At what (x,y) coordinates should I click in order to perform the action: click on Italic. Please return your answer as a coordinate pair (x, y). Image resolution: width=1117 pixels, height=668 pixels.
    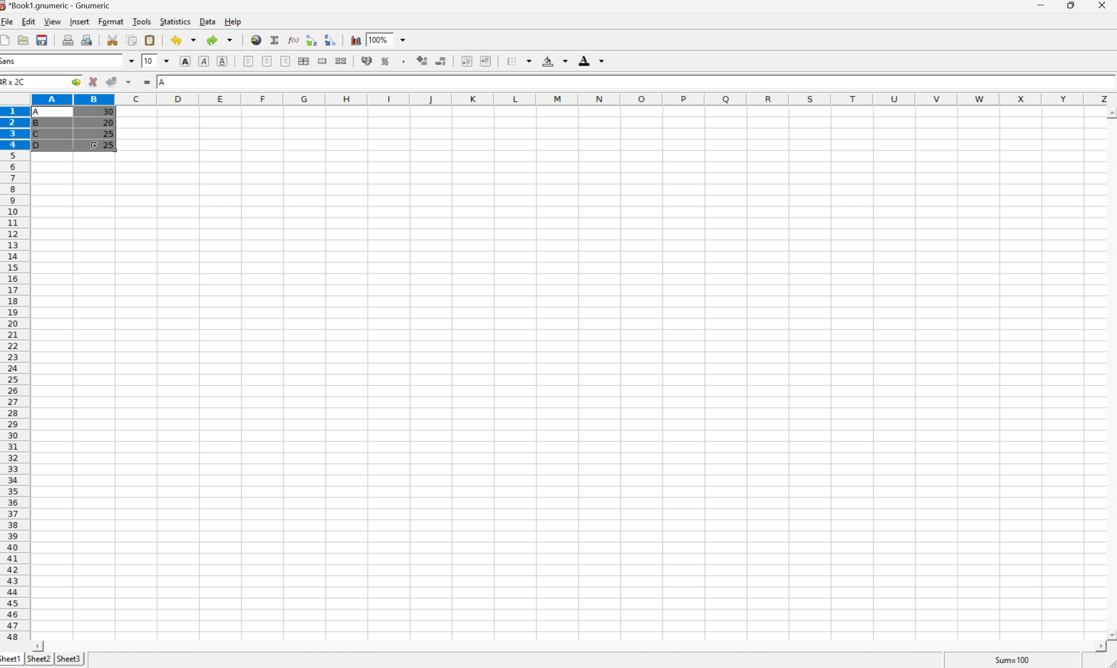
    Looking at the image, I should click on (204, 60).